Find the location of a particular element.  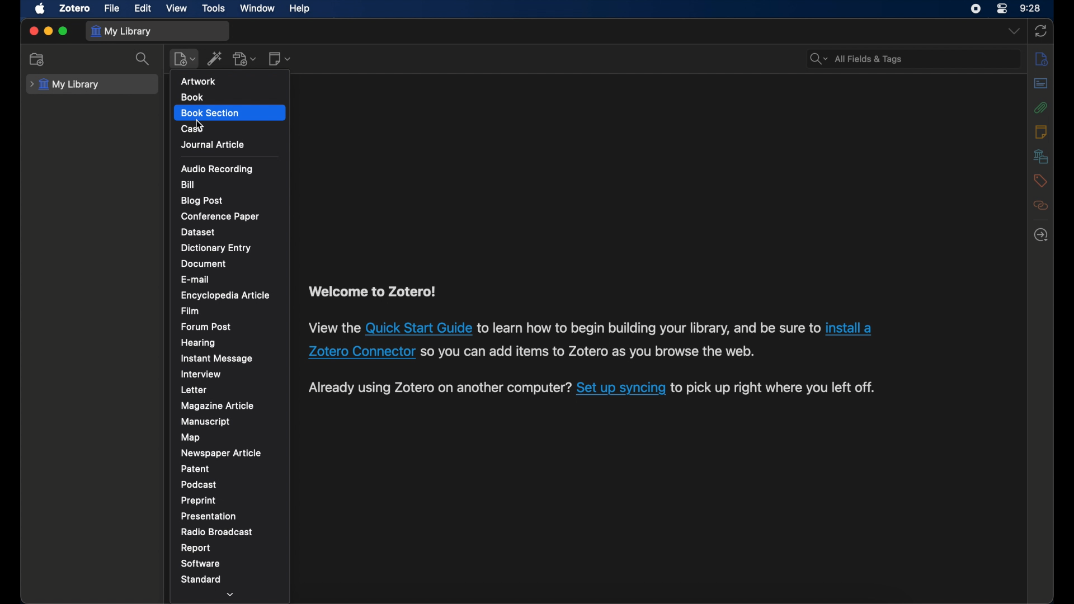

blog post  is located at coordinates (202, 200).